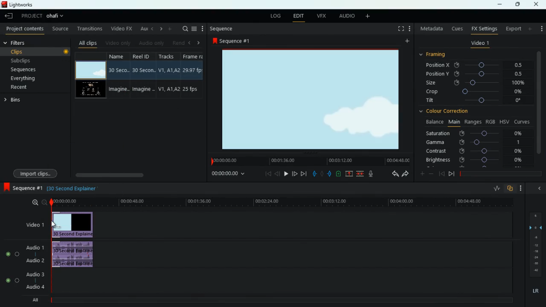 This screenshot has height=307, width=546. I want to click on battery, so click(338, 174).